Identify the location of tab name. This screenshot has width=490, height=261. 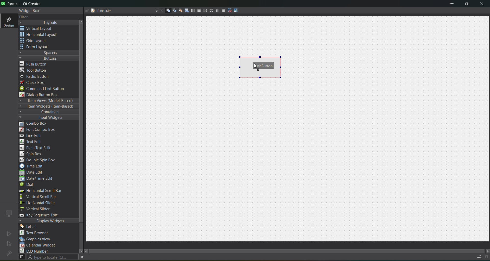
(121, 11).